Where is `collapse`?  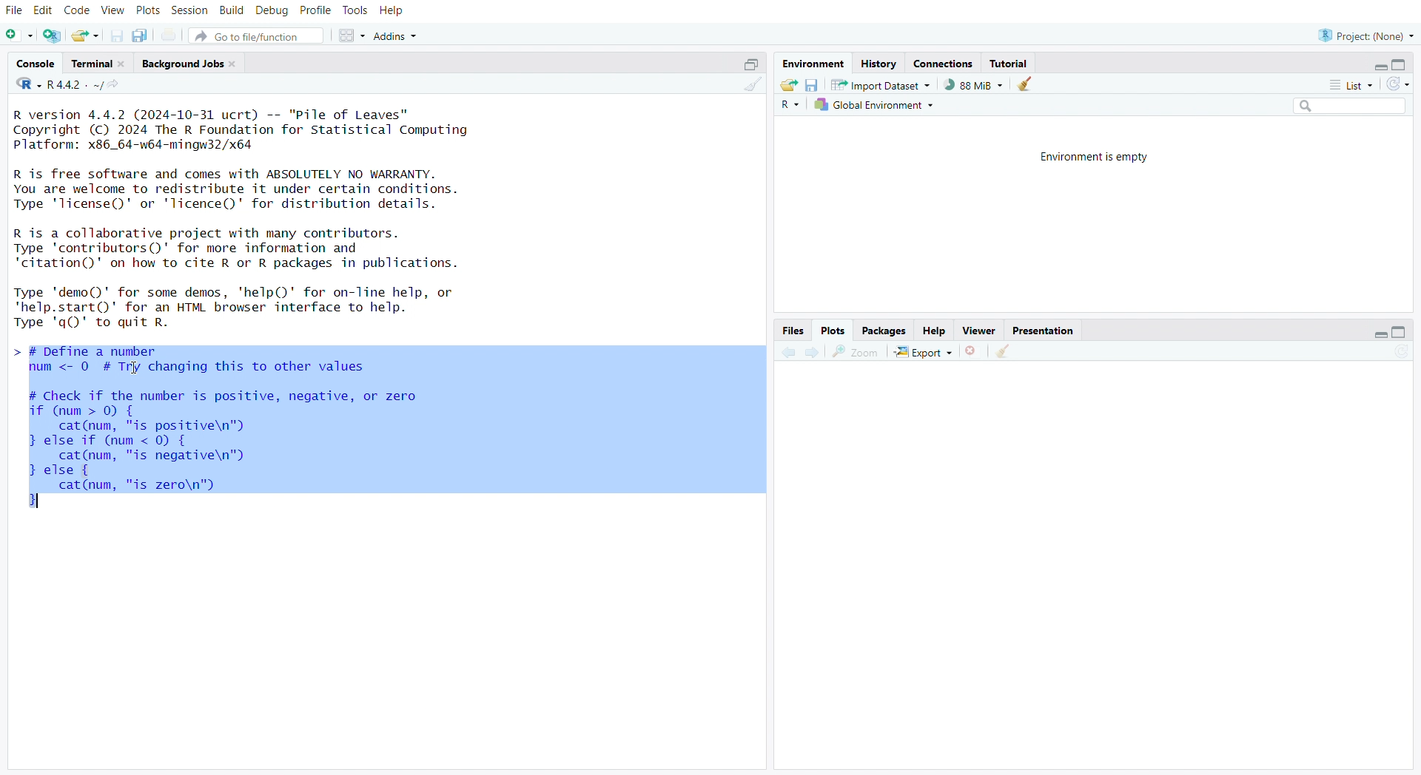 collapse is located at coordinates (1402, 65).